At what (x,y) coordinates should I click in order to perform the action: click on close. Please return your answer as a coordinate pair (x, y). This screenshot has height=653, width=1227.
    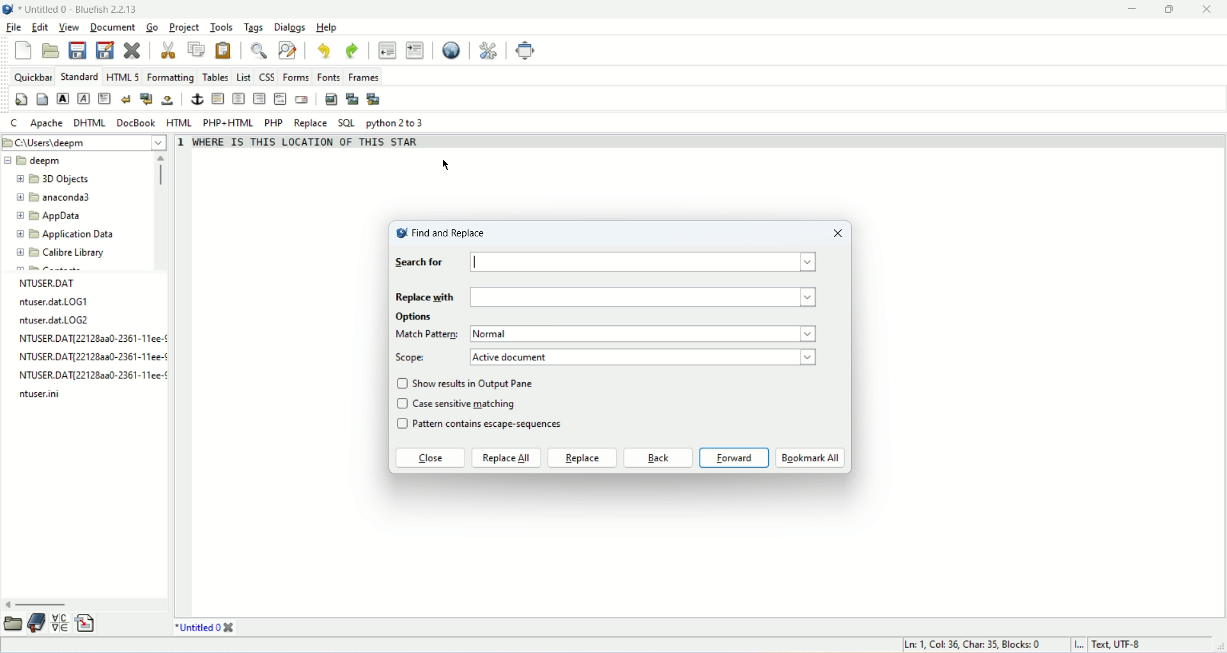
    Looking at the image, I should click on (836, 233).